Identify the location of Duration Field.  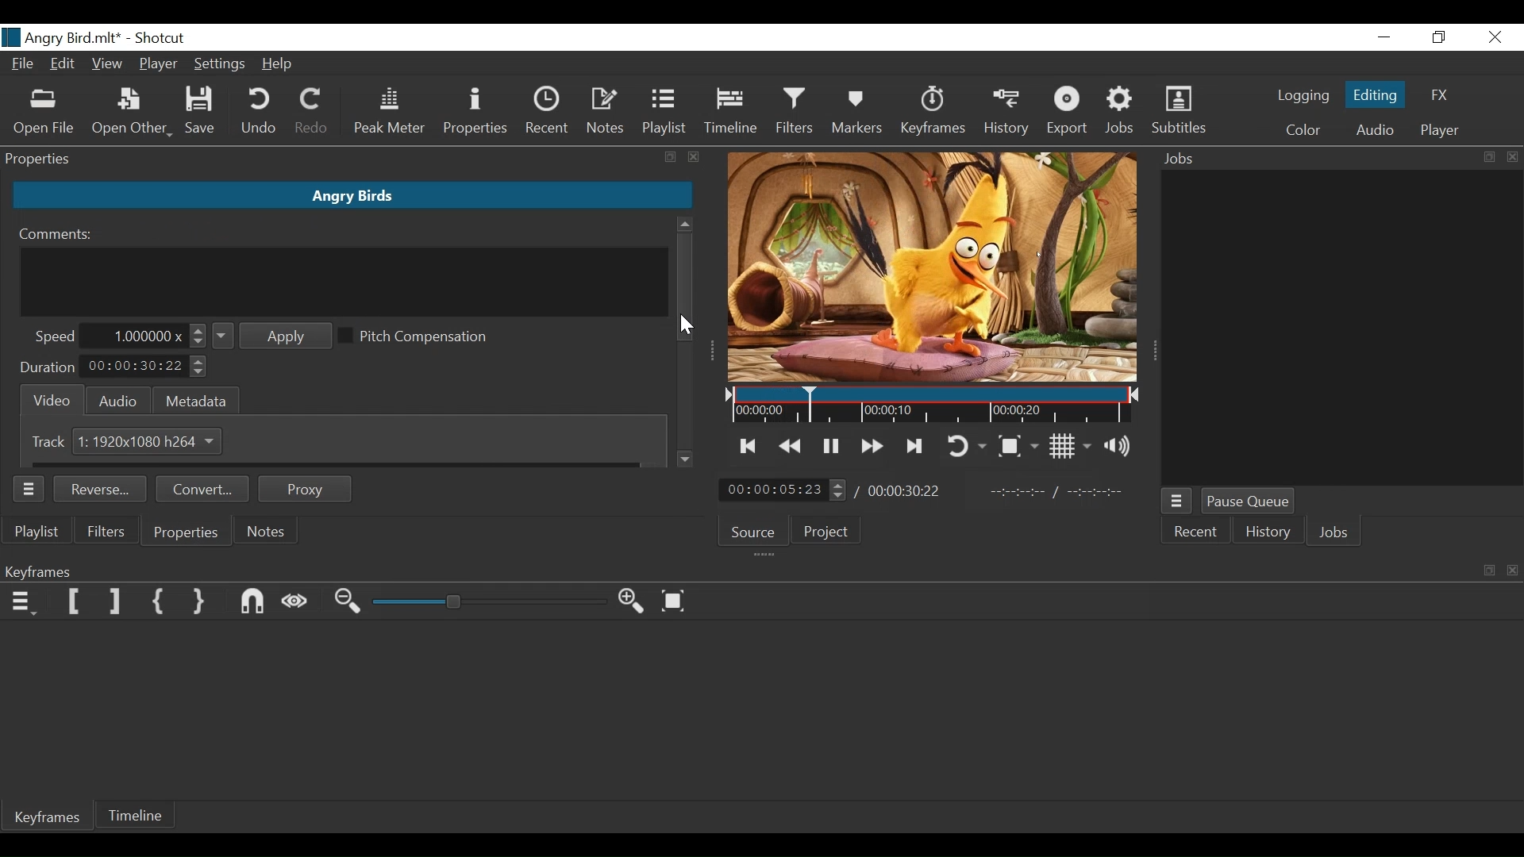
(147, 364).